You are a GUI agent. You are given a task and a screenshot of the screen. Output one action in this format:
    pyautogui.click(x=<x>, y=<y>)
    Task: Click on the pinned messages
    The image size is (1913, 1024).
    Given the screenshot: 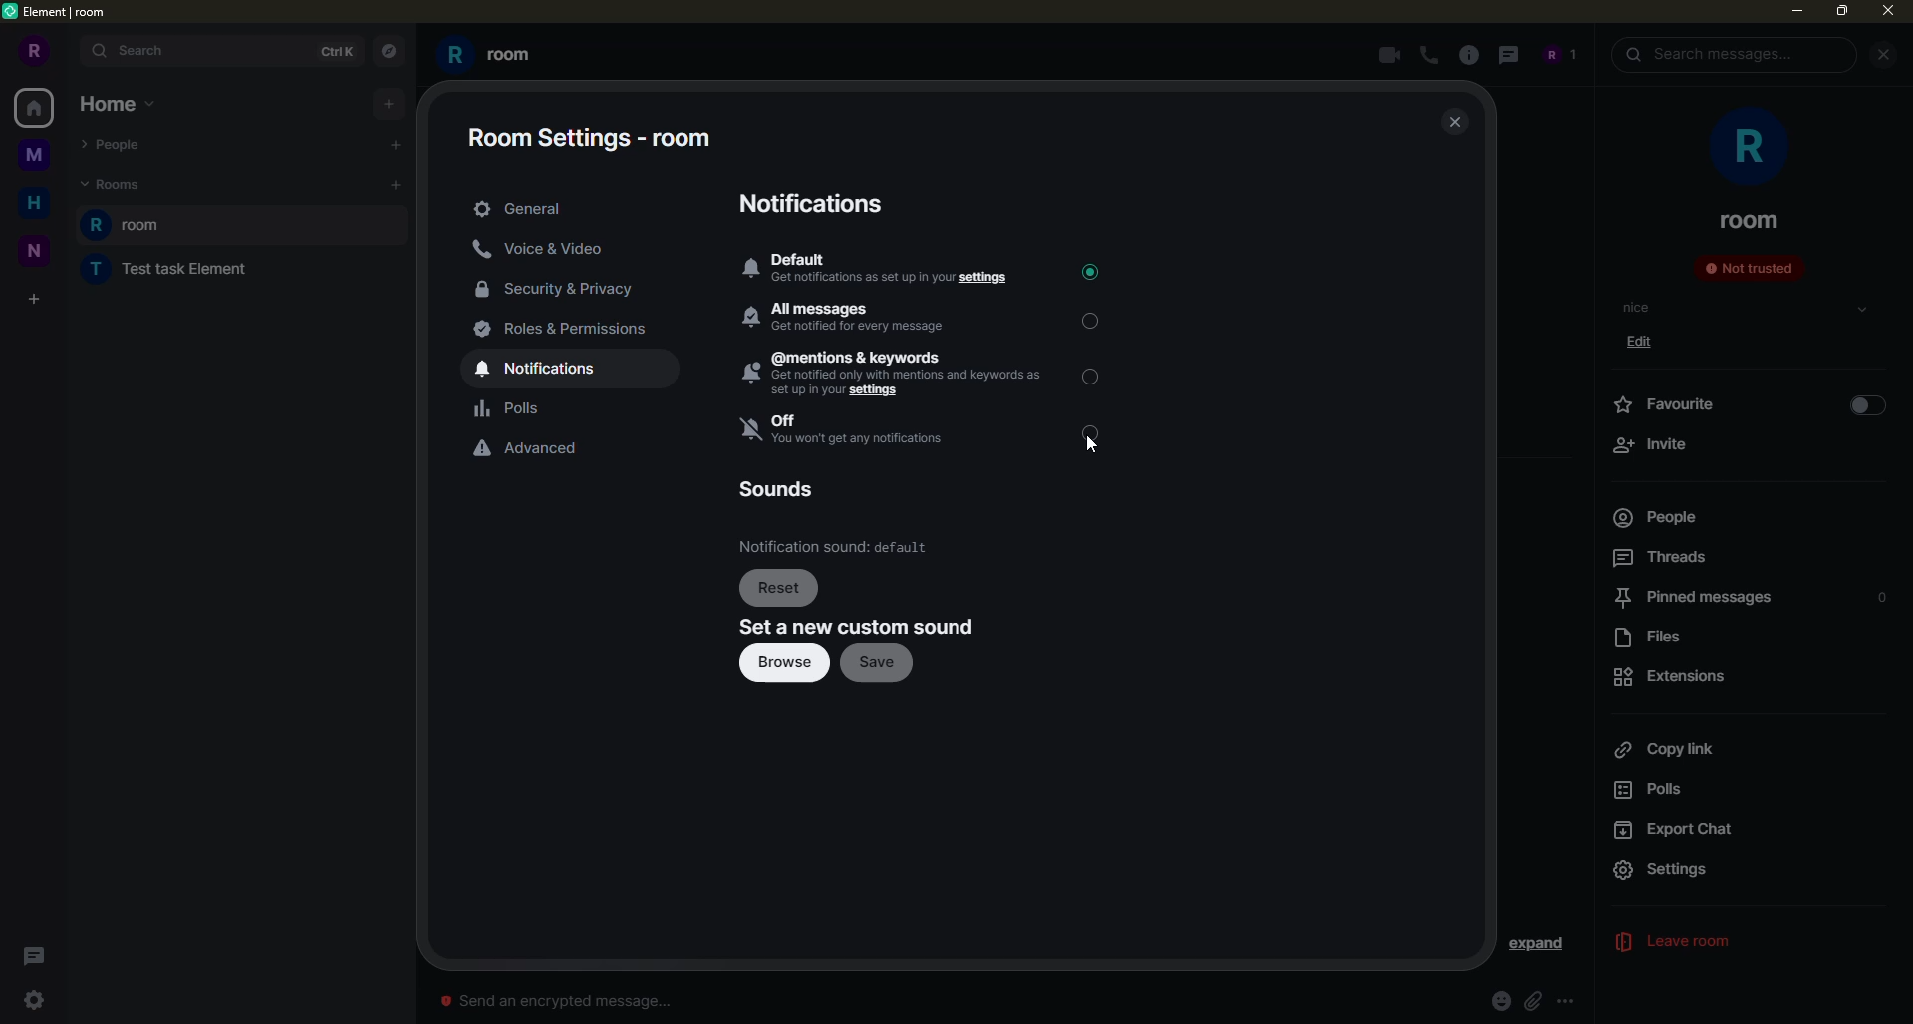 What is the action you would take?
    pyautogui.click(x=1690, y=598)
    